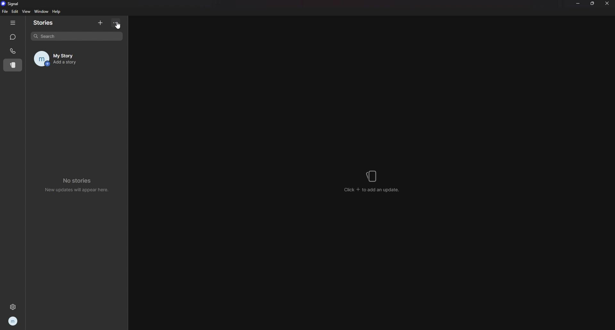 The height and width of the screenshot is (330, 615). What do you see at coordinates (13, 51) in the screenshot?
I see `calls` at bounding box center [13, 51].